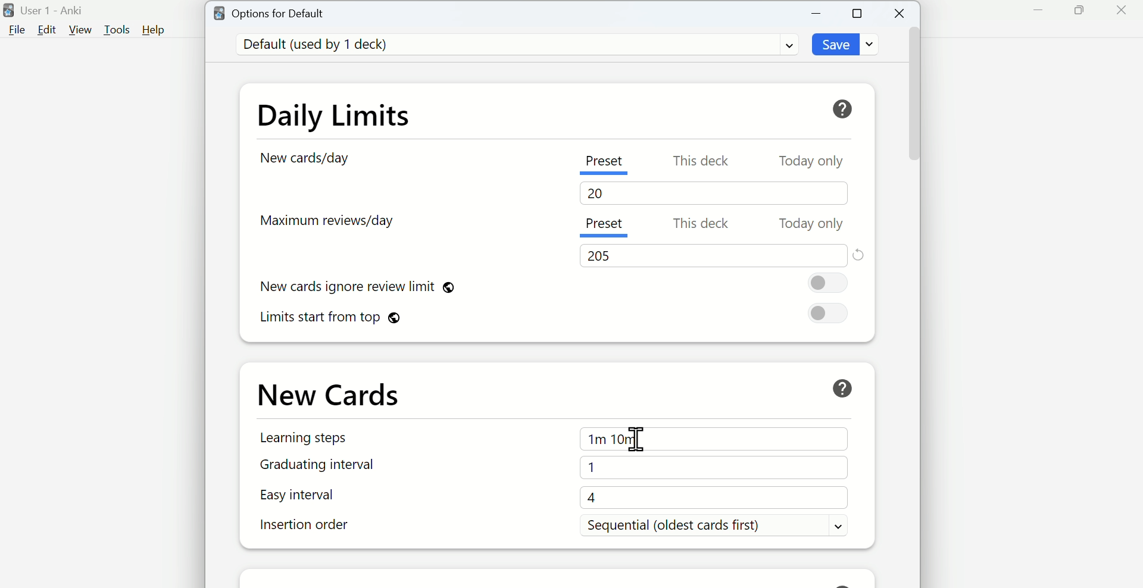 The width and height of the screenshot is (1143, 588). I want to click on On/Off toggle, so click(829, 314).